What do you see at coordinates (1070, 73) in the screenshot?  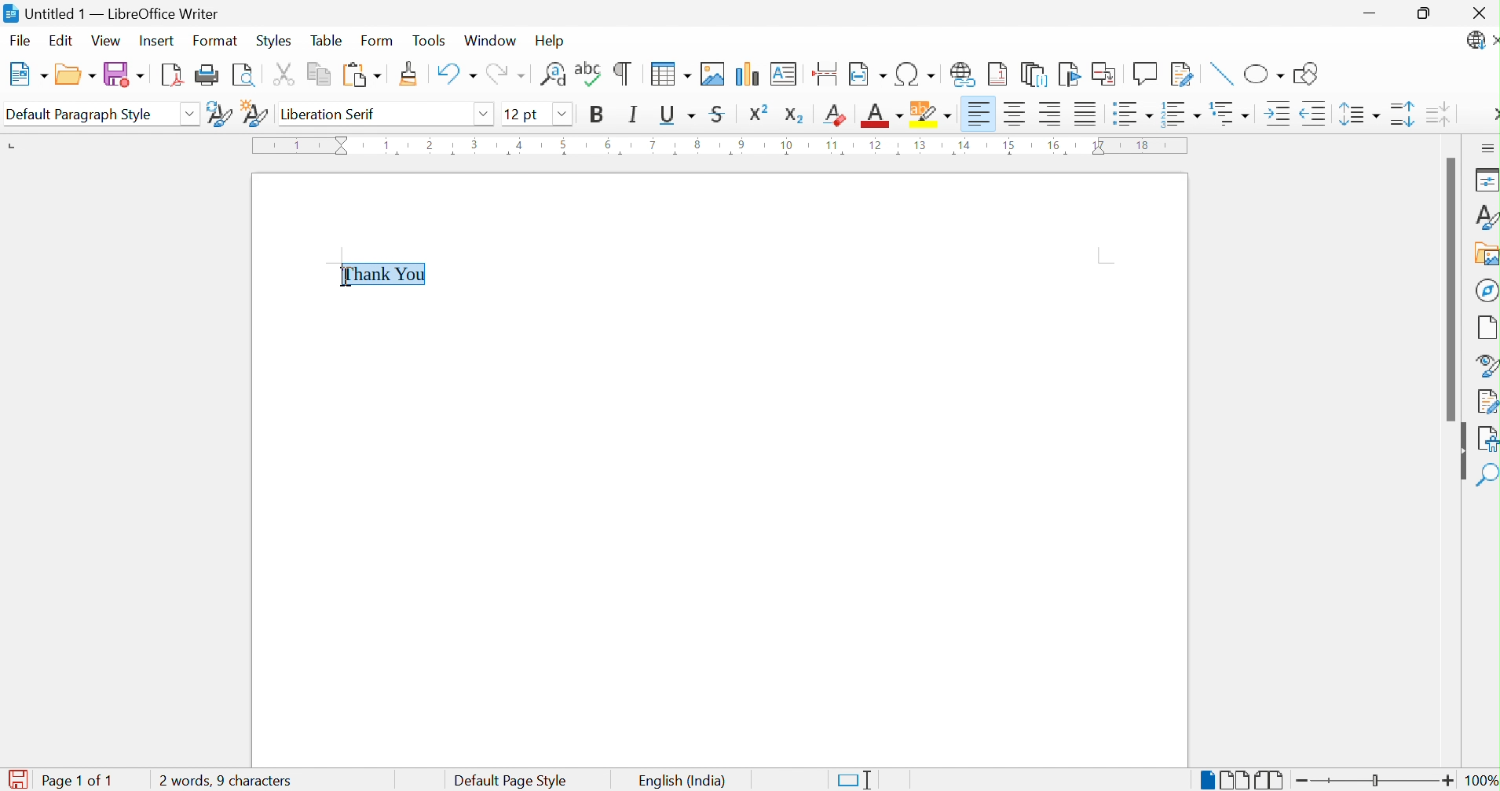 I see `Bookmark` at bounding box center [1070, 73].